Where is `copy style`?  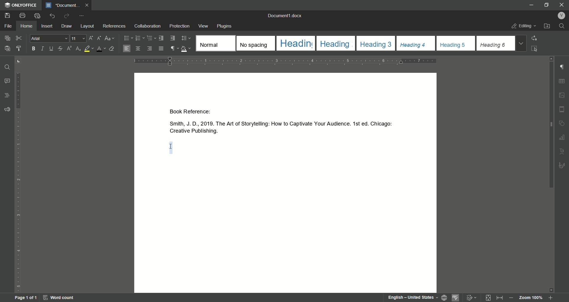
copy style is located at coordinates (20, 49).